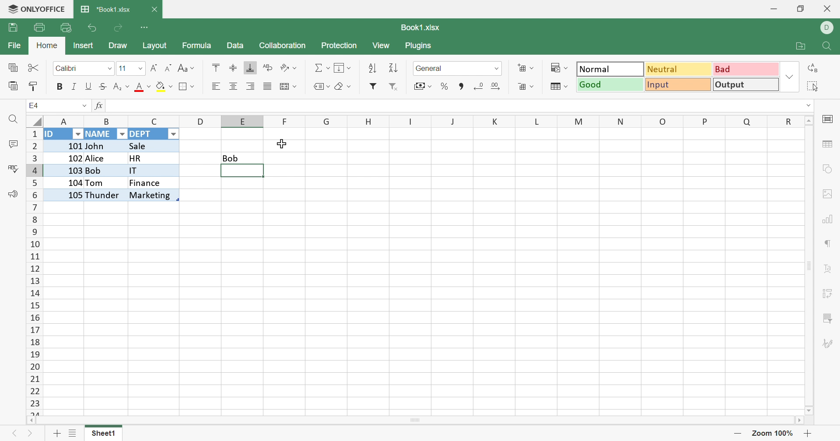 Image resolution: width=840 pixels, height=441 pixels. Describe the element at coordinates (69, 68) in the screenshot. I see `Calibri` at that location.